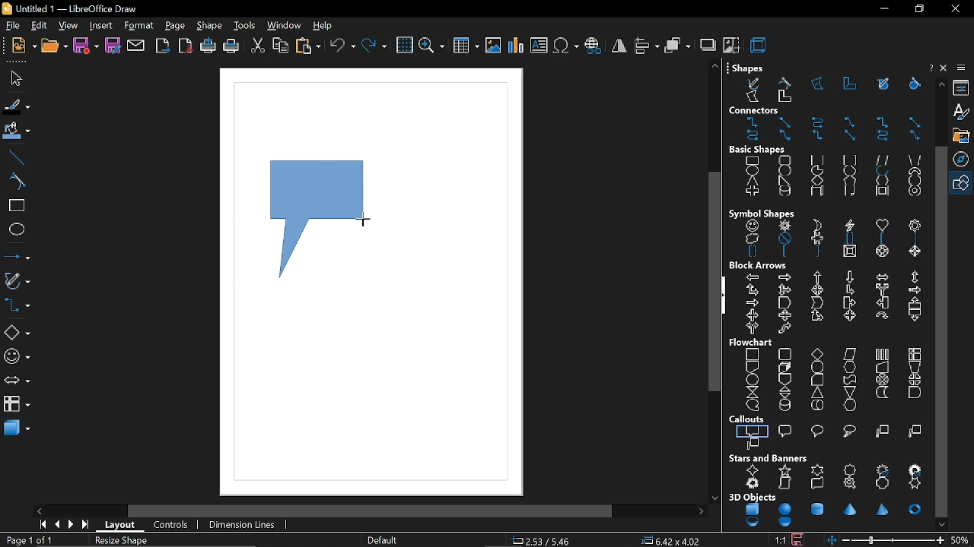 The image size is (974, 547). I want to click on left arrow, so click(753, 277).